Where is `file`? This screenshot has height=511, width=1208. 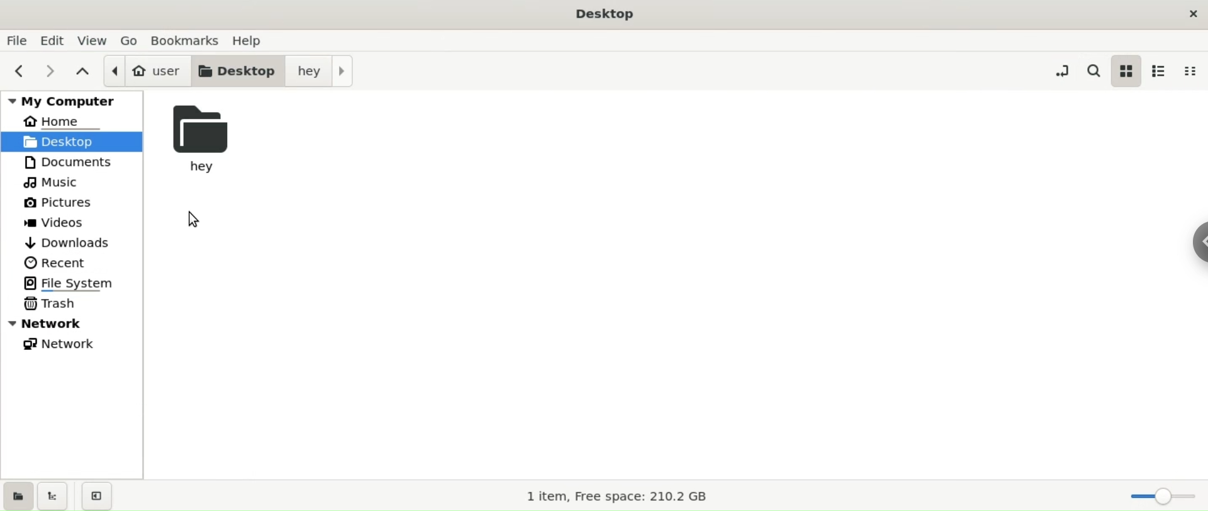 file is located at coordinates (17, 40).